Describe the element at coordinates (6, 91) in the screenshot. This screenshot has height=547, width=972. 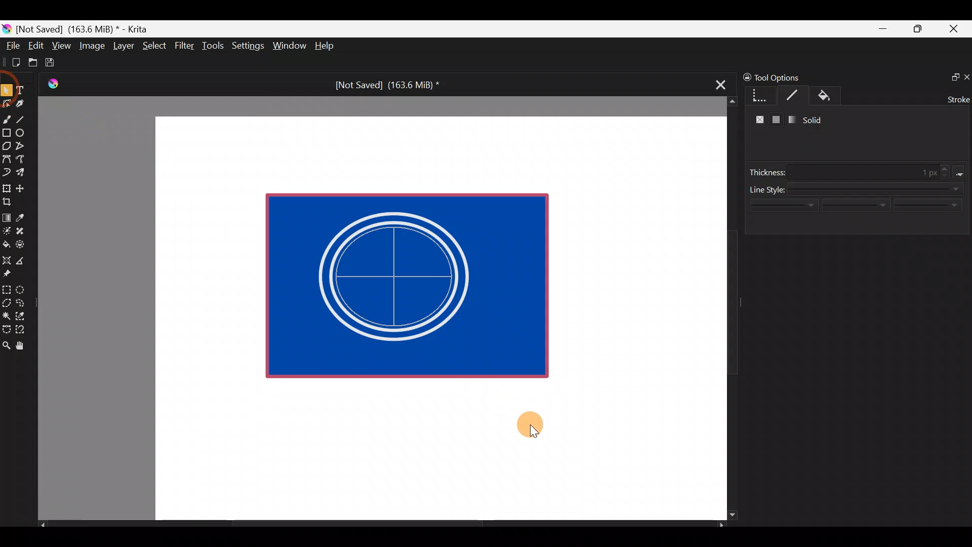
I see `Select shapes tool` at that location.